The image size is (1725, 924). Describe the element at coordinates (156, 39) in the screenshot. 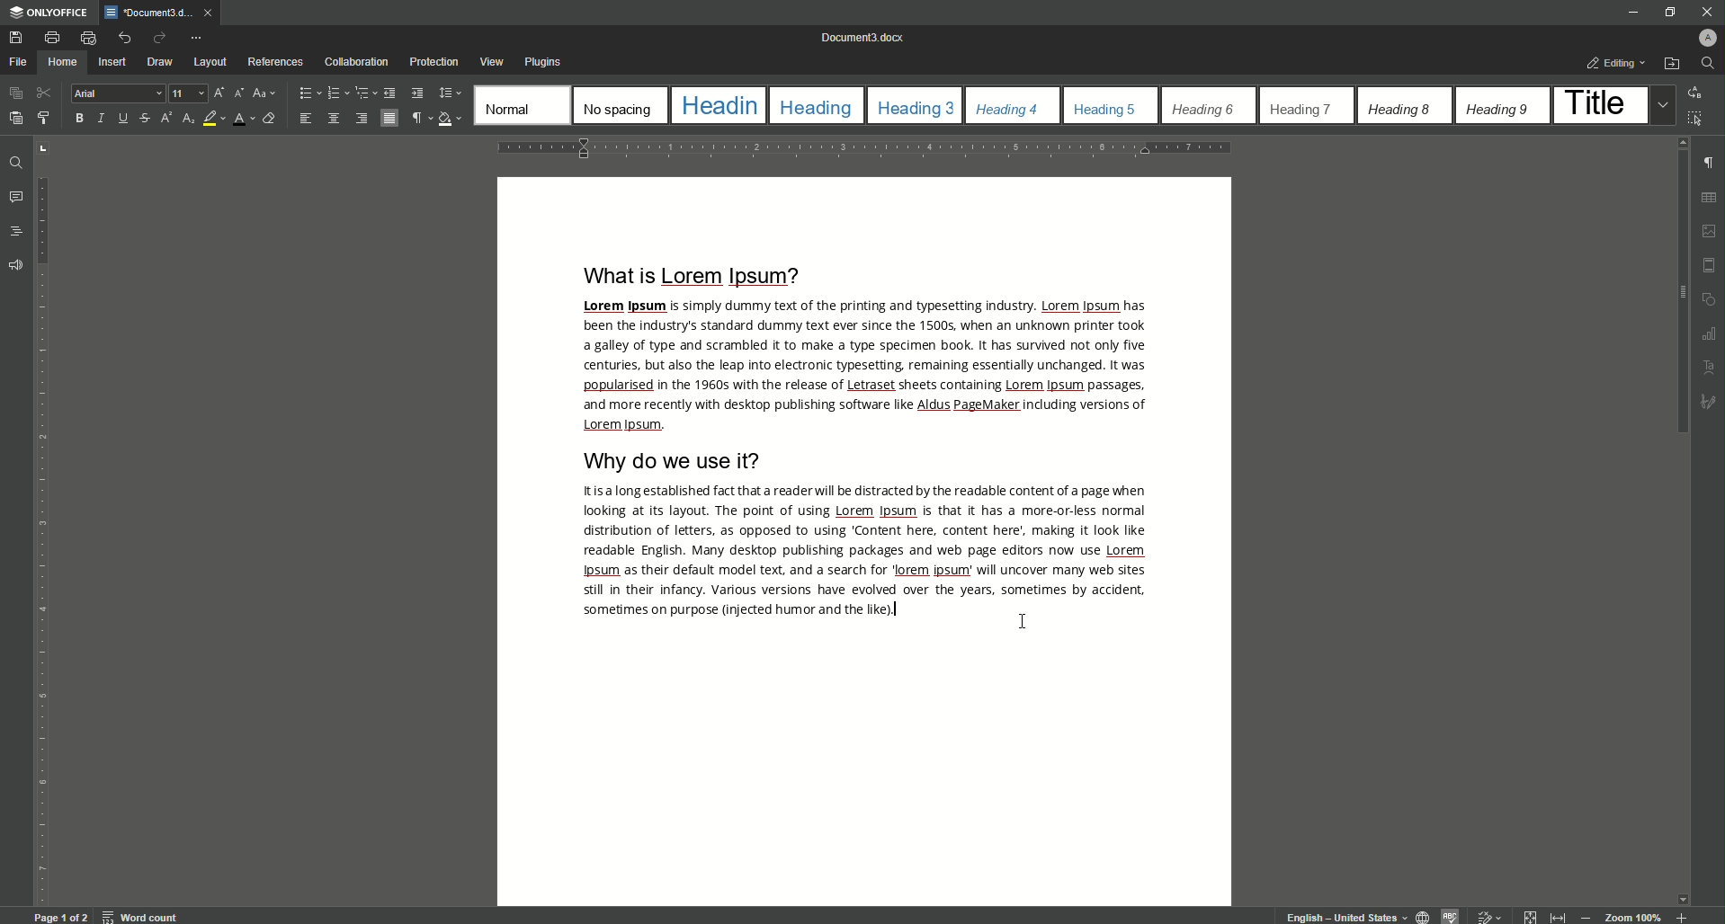

I see `Redo` at that location.